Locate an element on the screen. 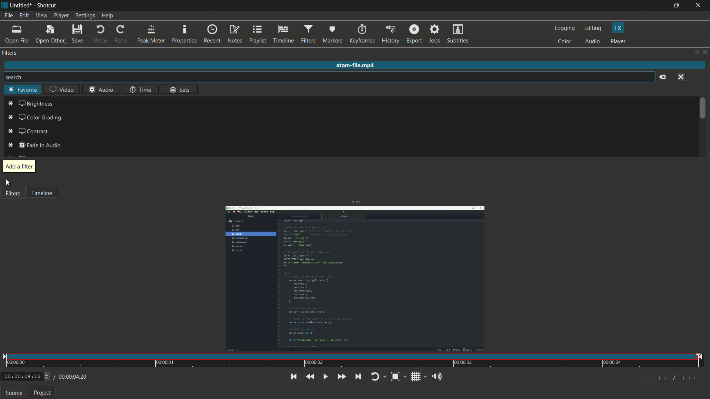 The height and width of the screenshot is (399, 710). subtitles is located at coordinates (457, 34).